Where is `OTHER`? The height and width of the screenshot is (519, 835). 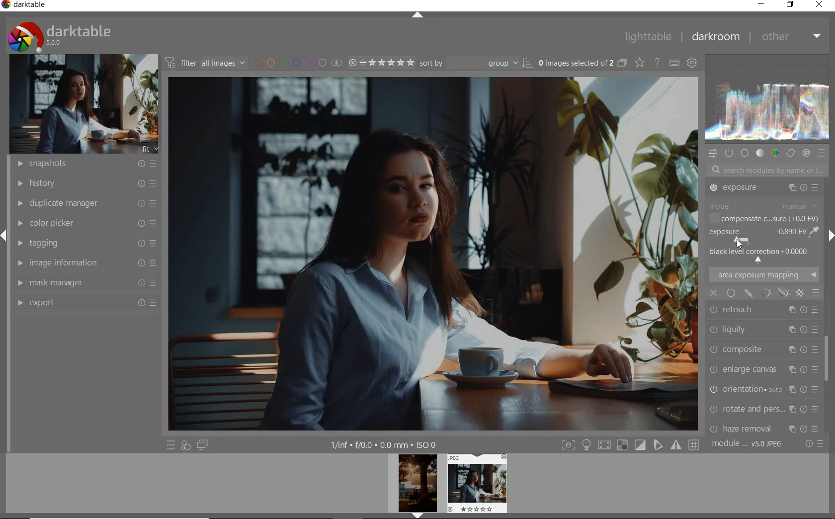 OTHER is located at coordinates (792, 38).